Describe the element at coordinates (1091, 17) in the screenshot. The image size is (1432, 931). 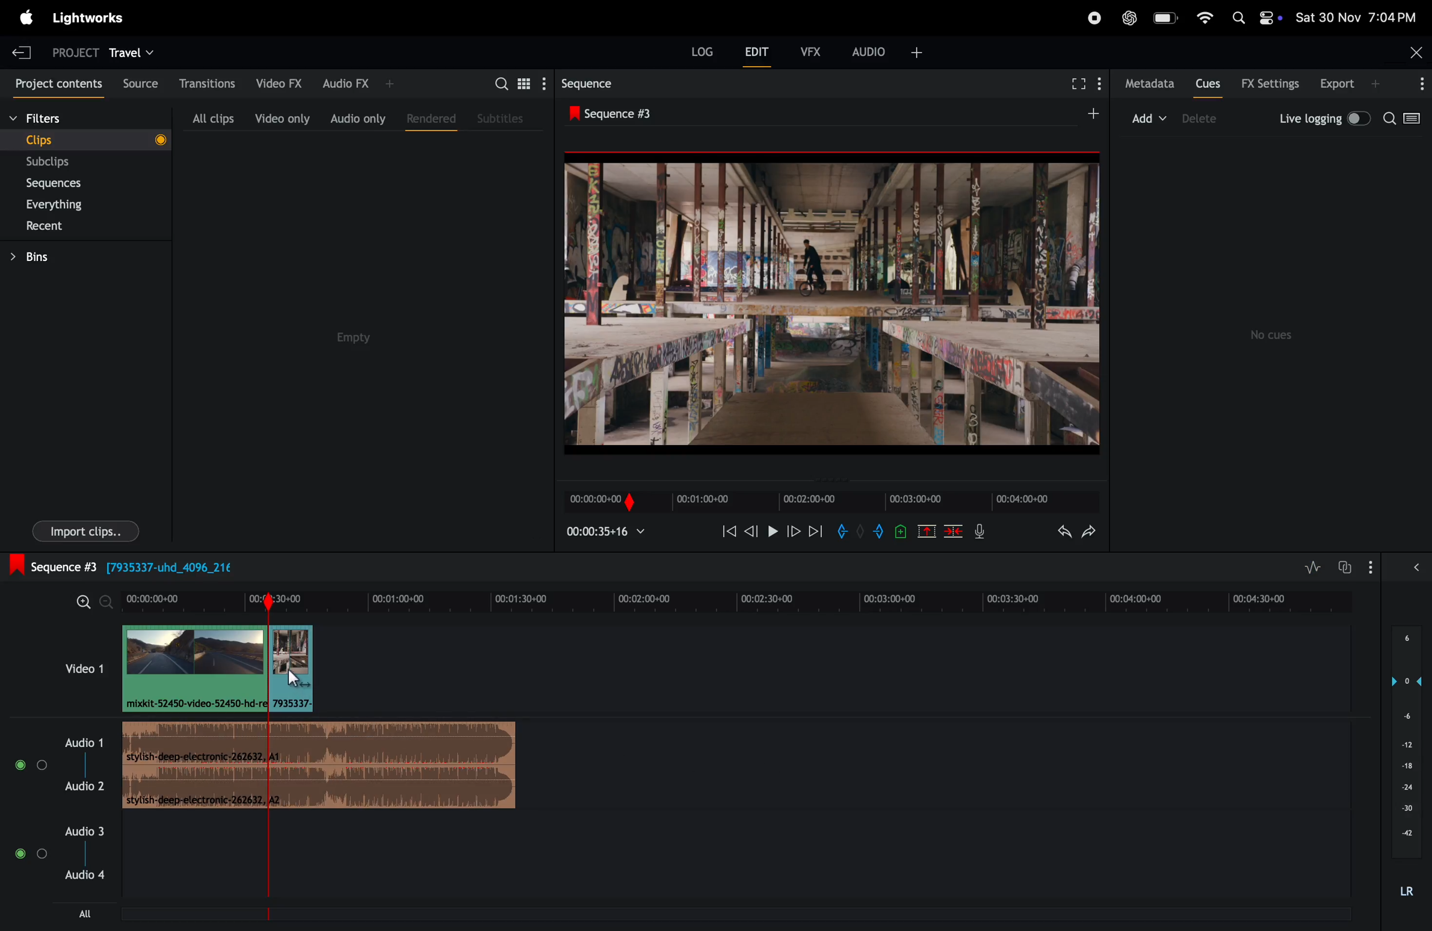
I see `record` at that location.